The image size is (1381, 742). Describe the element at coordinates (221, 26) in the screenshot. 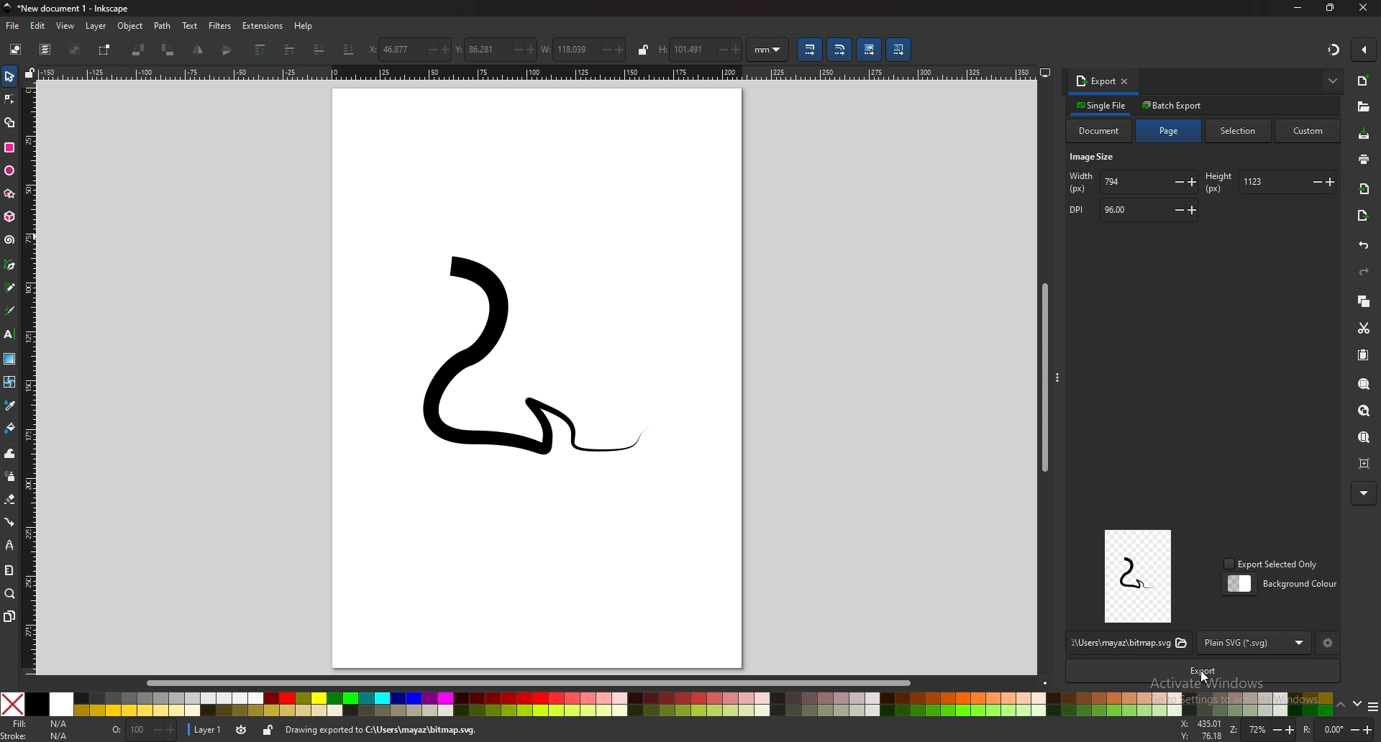

I see `filters` at that location.